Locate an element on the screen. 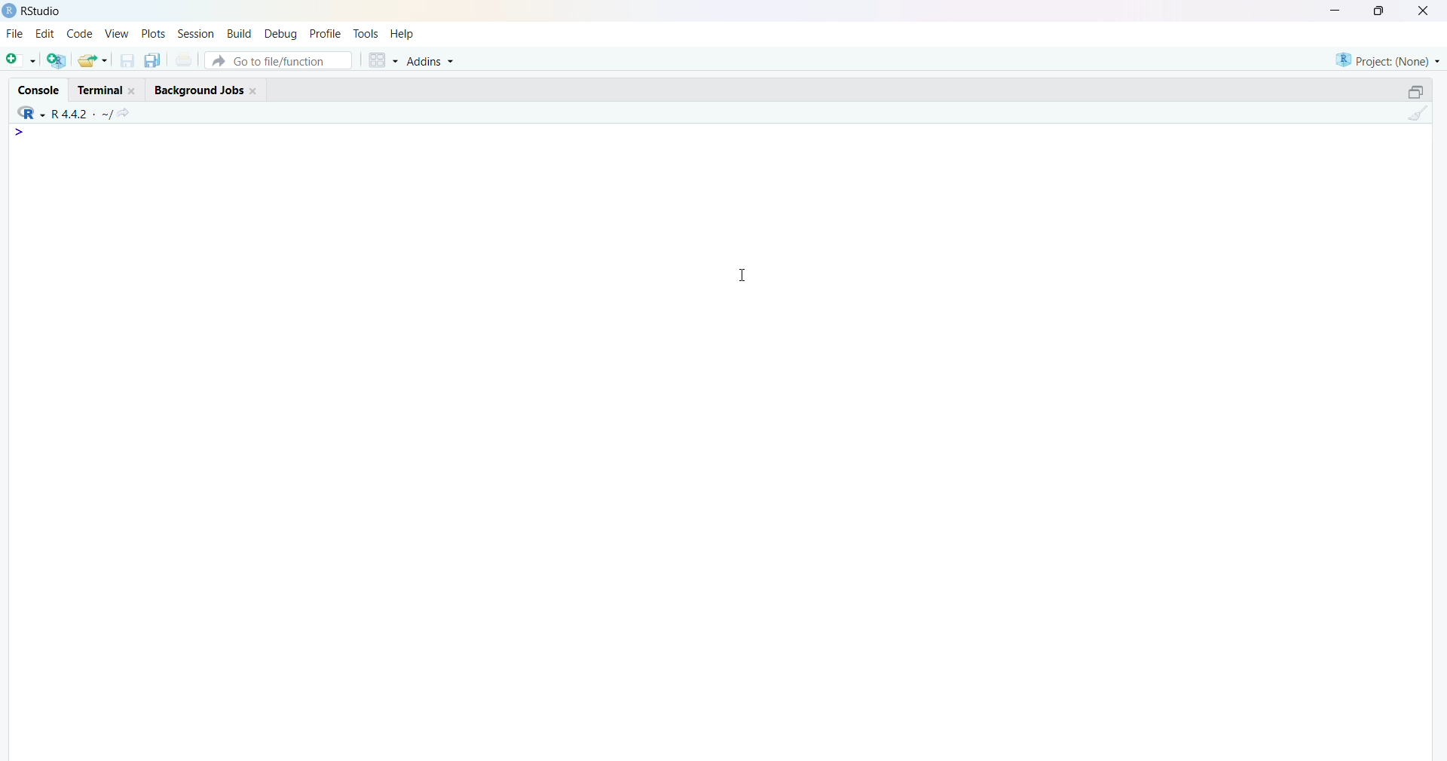 Image resolution: width=1447 pixels, height=761 pixels. minimise is located at coordinates (1337, 9).